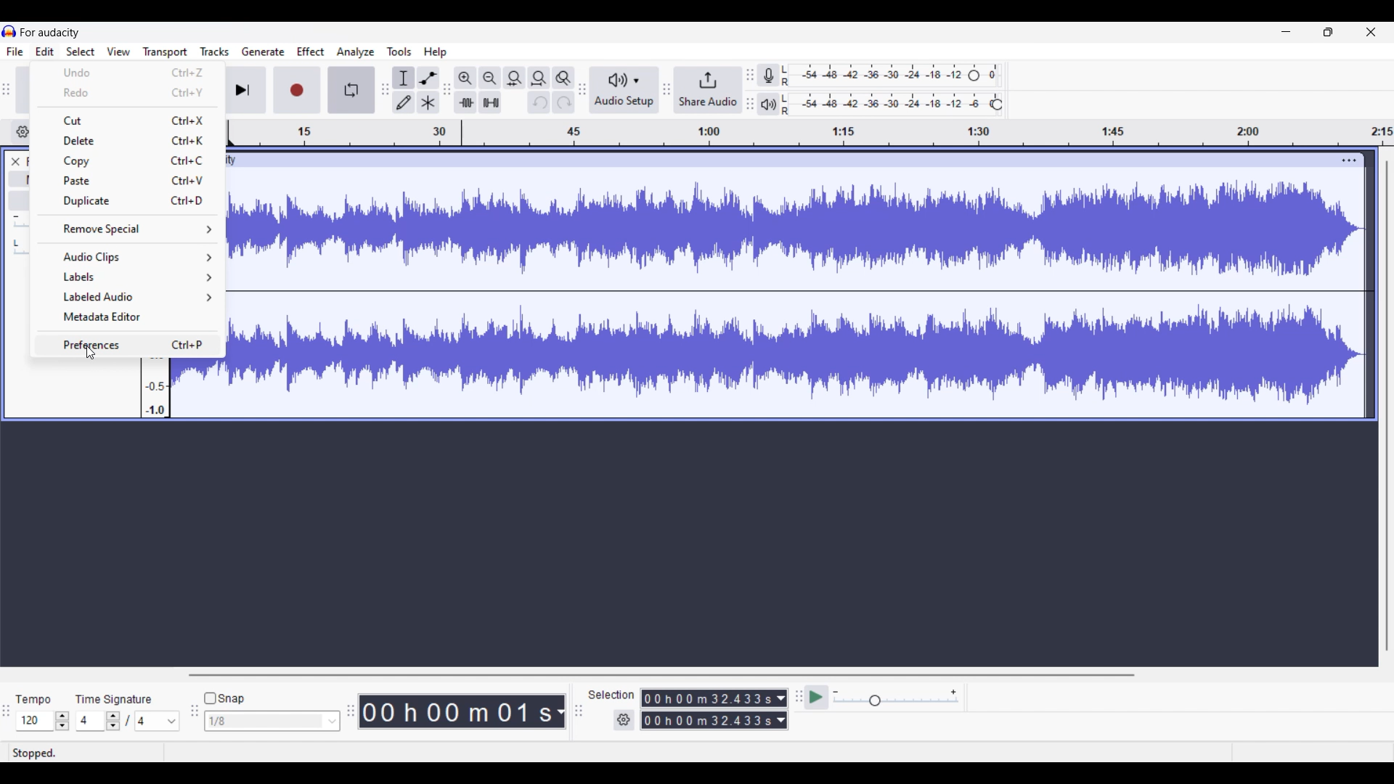 Image resolution: width=1394 pixels, height=784 pixels. I want to click on Header to change playback level, so click(998, 105).